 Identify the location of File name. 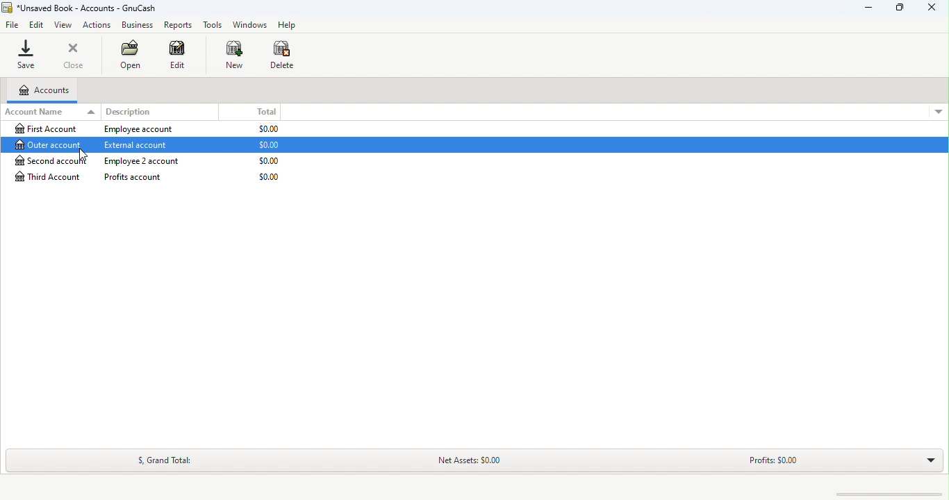
(81, 8).